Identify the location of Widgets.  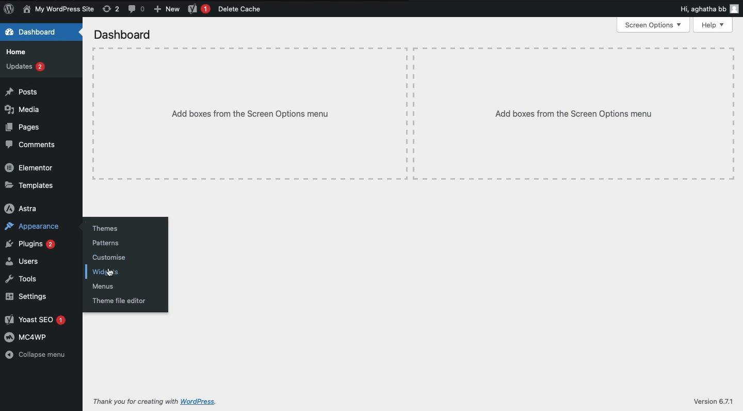
(107, 271).